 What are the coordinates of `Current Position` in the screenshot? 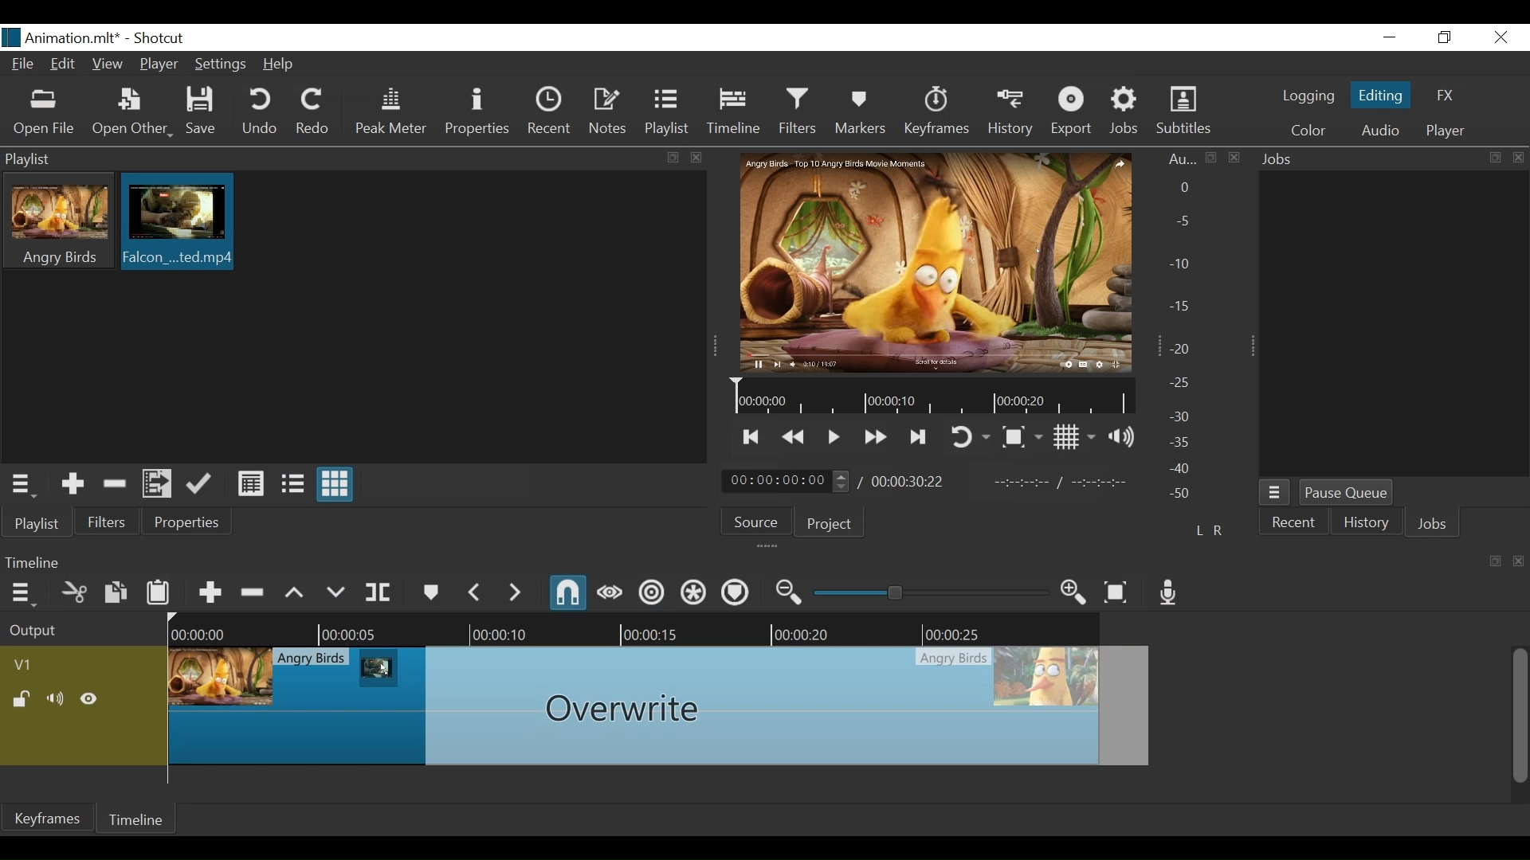 It's located at (787, 482).